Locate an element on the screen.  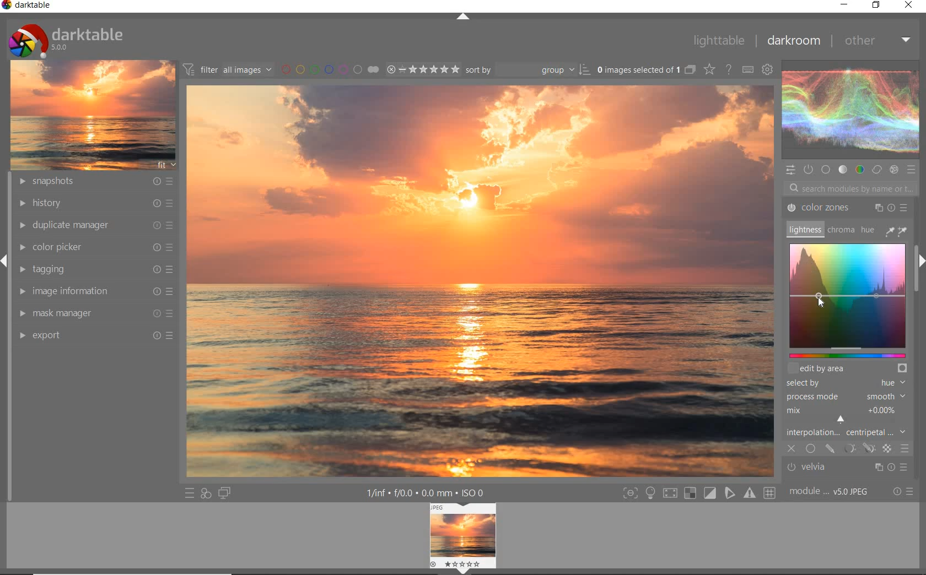
HUE is located at coordinates (868, 232).